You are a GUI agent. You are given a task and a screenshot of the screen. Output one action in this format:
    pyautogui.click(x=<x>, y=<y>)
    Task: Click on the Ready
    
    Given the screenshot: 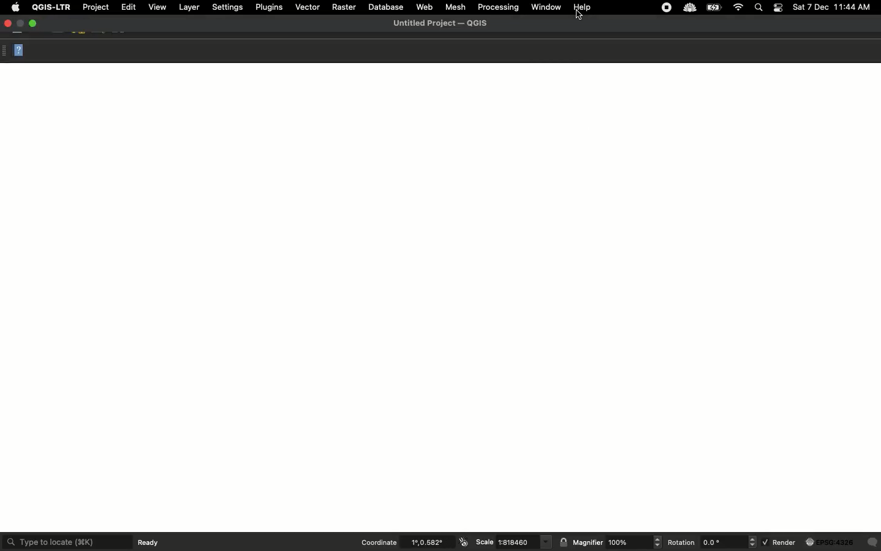 What is the action you would take?
    pyautogui.click(x=152, y=542)
    